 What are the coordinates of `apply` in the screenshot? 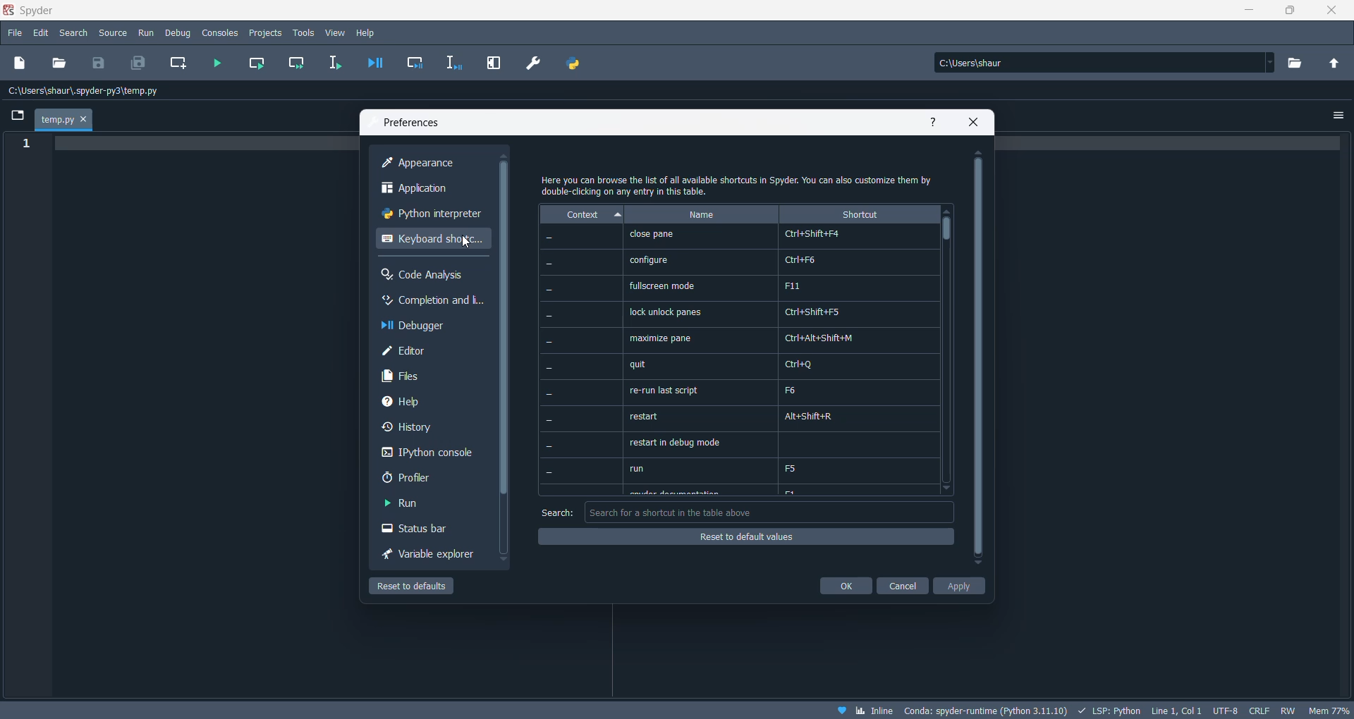 It's located at (962, 586).